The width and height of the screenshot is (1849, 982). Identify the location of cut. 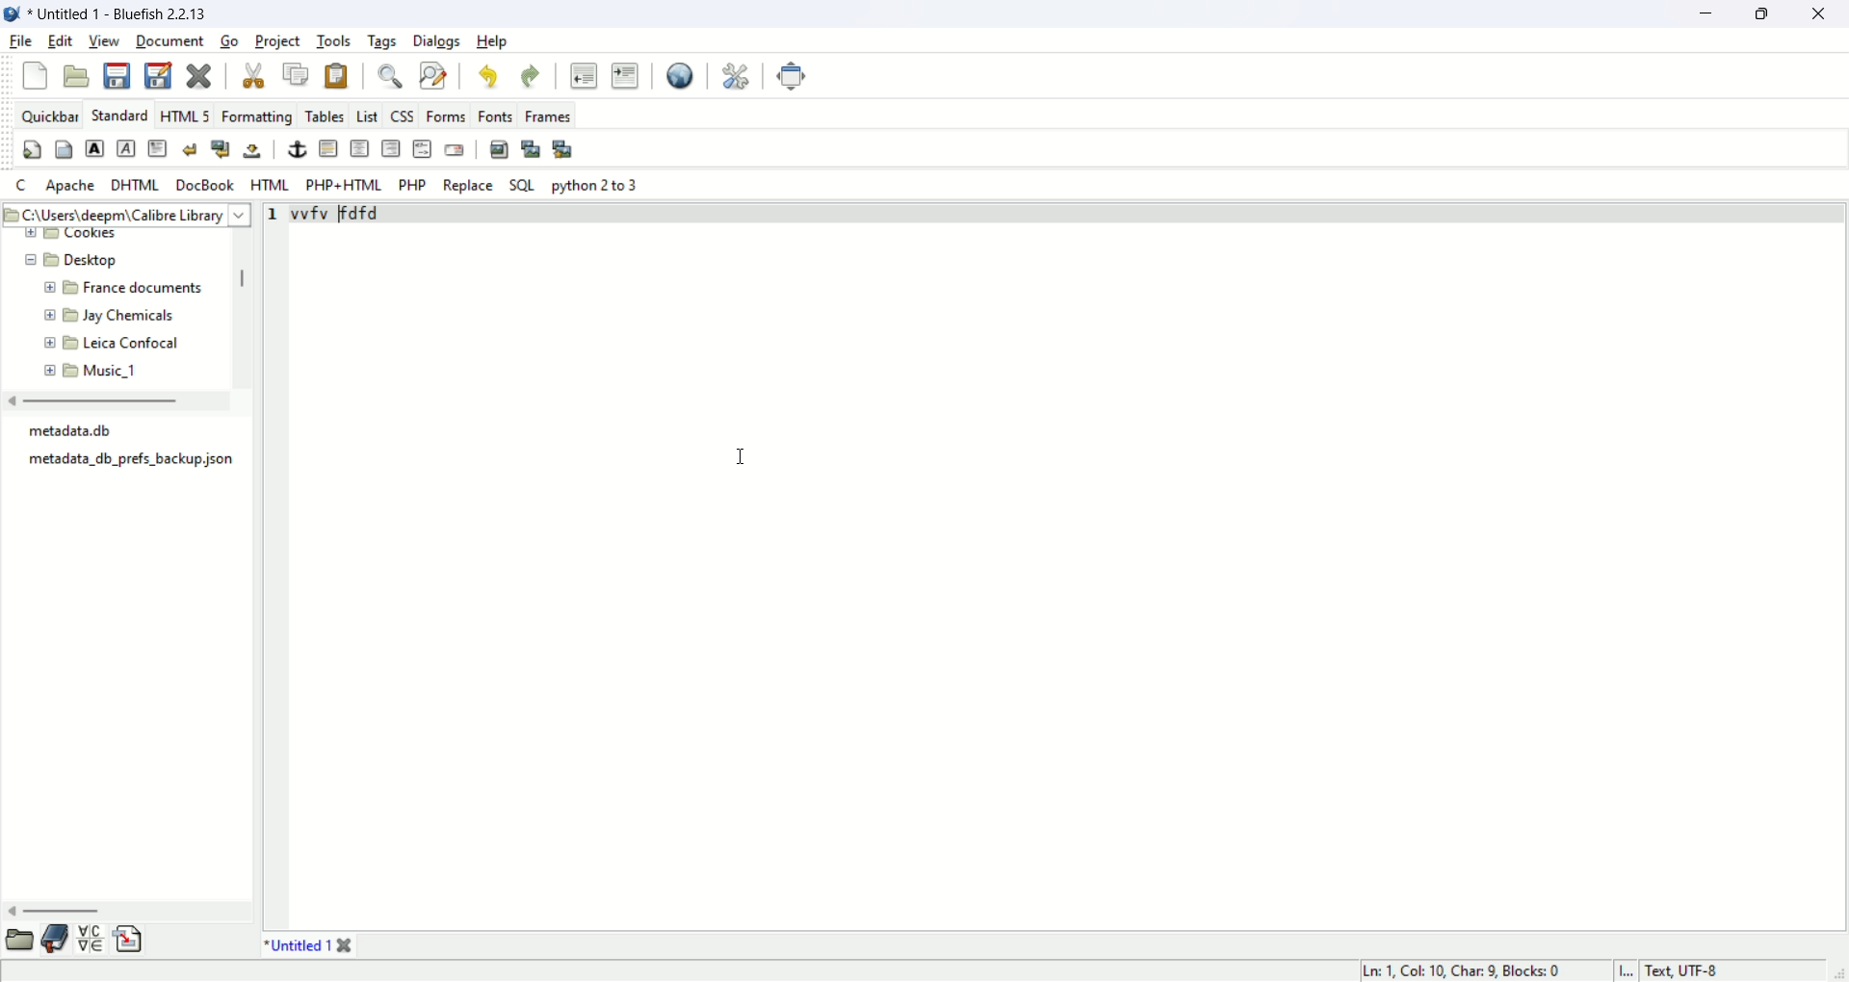
(254, 76).